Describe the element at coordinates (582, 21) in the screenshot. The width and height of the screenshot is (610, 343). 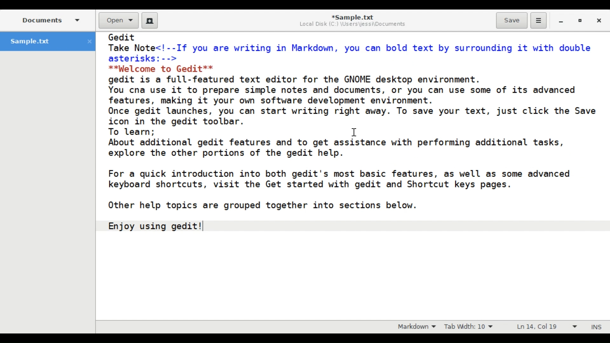
I see `Restore` at that location.